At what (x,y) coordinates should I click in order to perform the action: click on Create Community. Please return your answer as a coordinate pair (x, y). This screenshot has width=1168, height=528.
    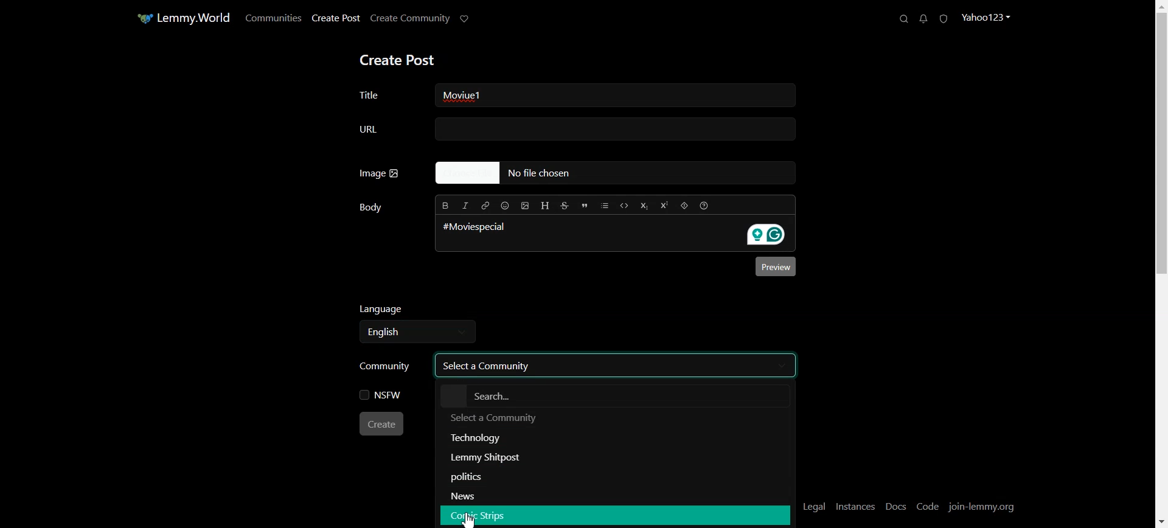
    Looking at the image, I should click on (411, 18).